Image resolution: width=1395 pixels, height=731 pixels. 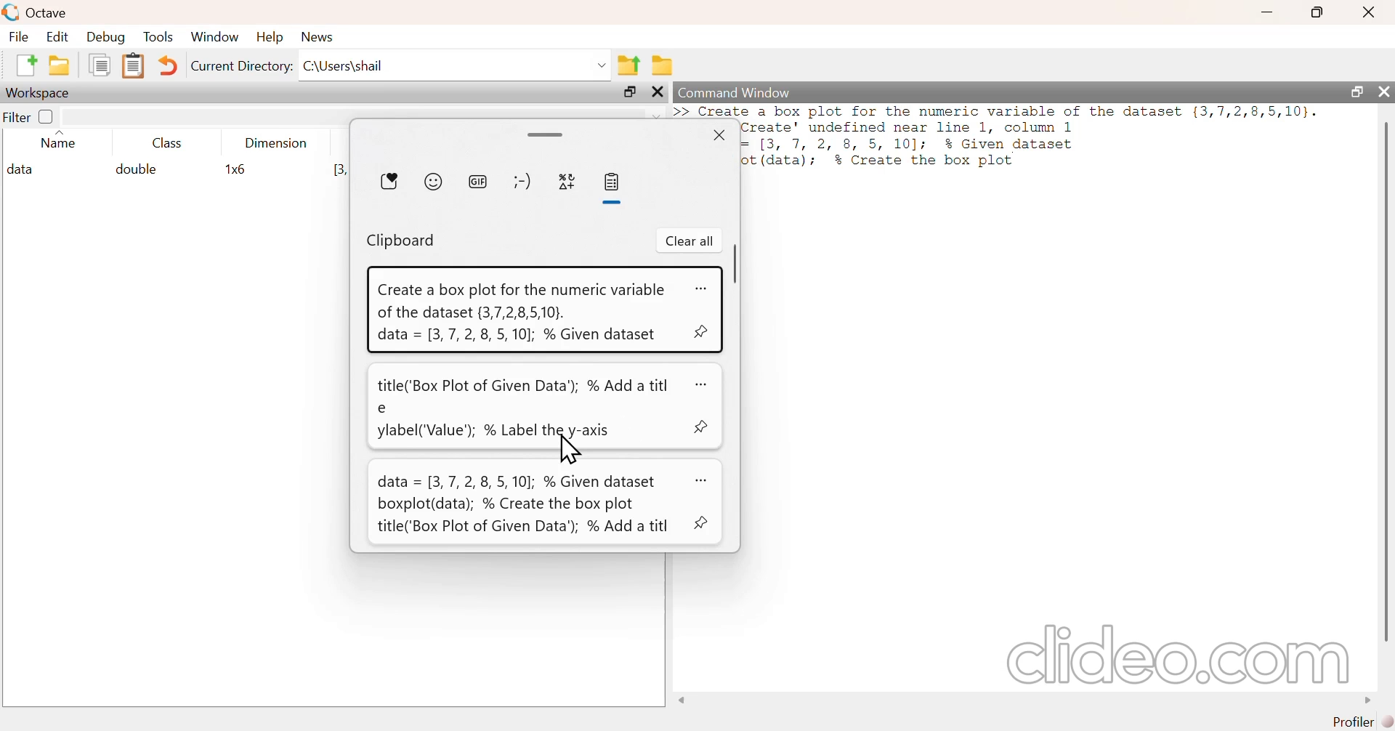 I want to click on symbols, so click(x=565, y=182).